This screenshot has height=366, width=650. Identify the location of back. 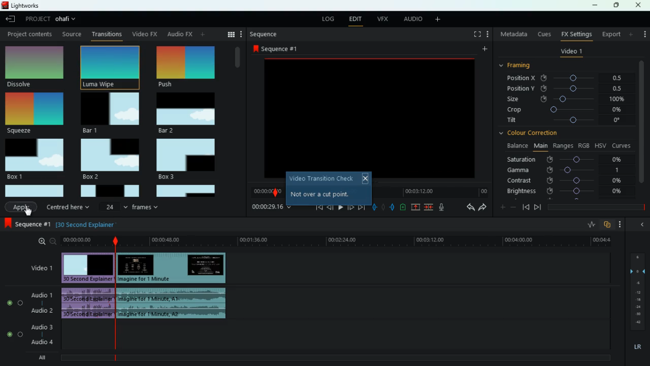
(180, 34).